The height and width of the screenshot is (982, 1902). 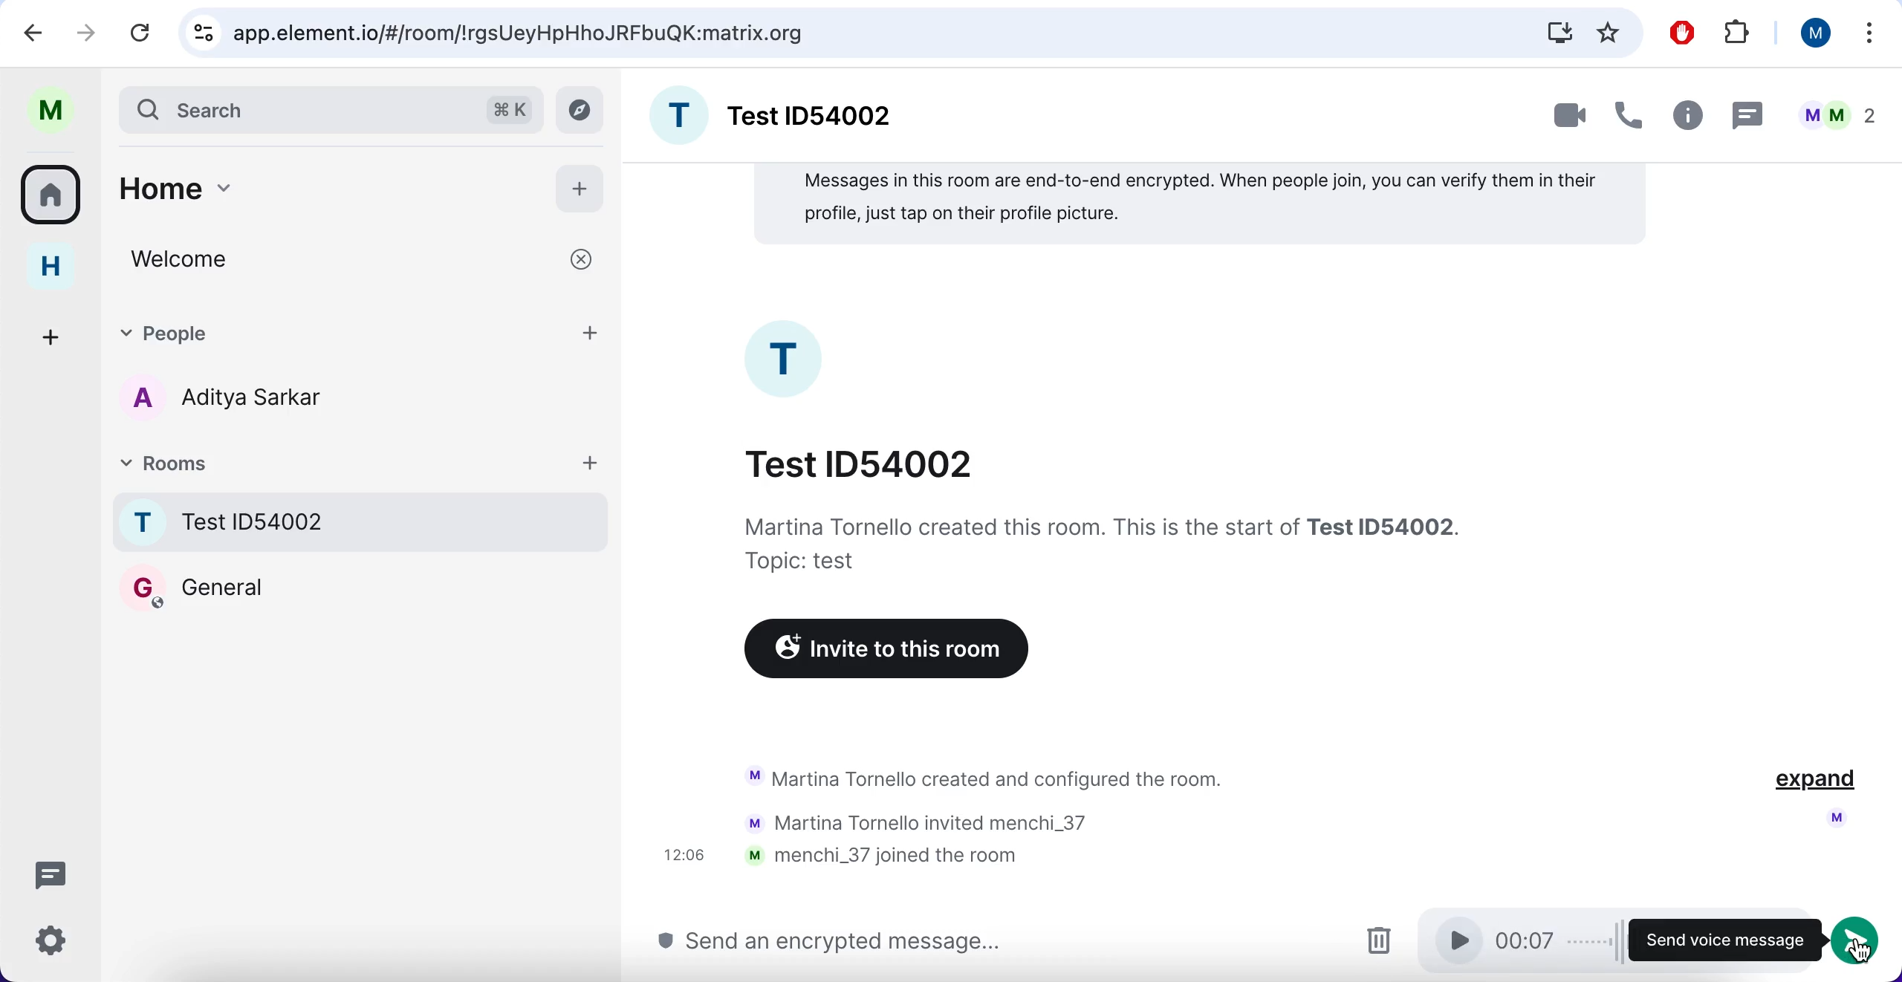 What do you see at coordinates (788, 359) in the screenshot?
I see `profile picture` at bounding box center [788, 359].